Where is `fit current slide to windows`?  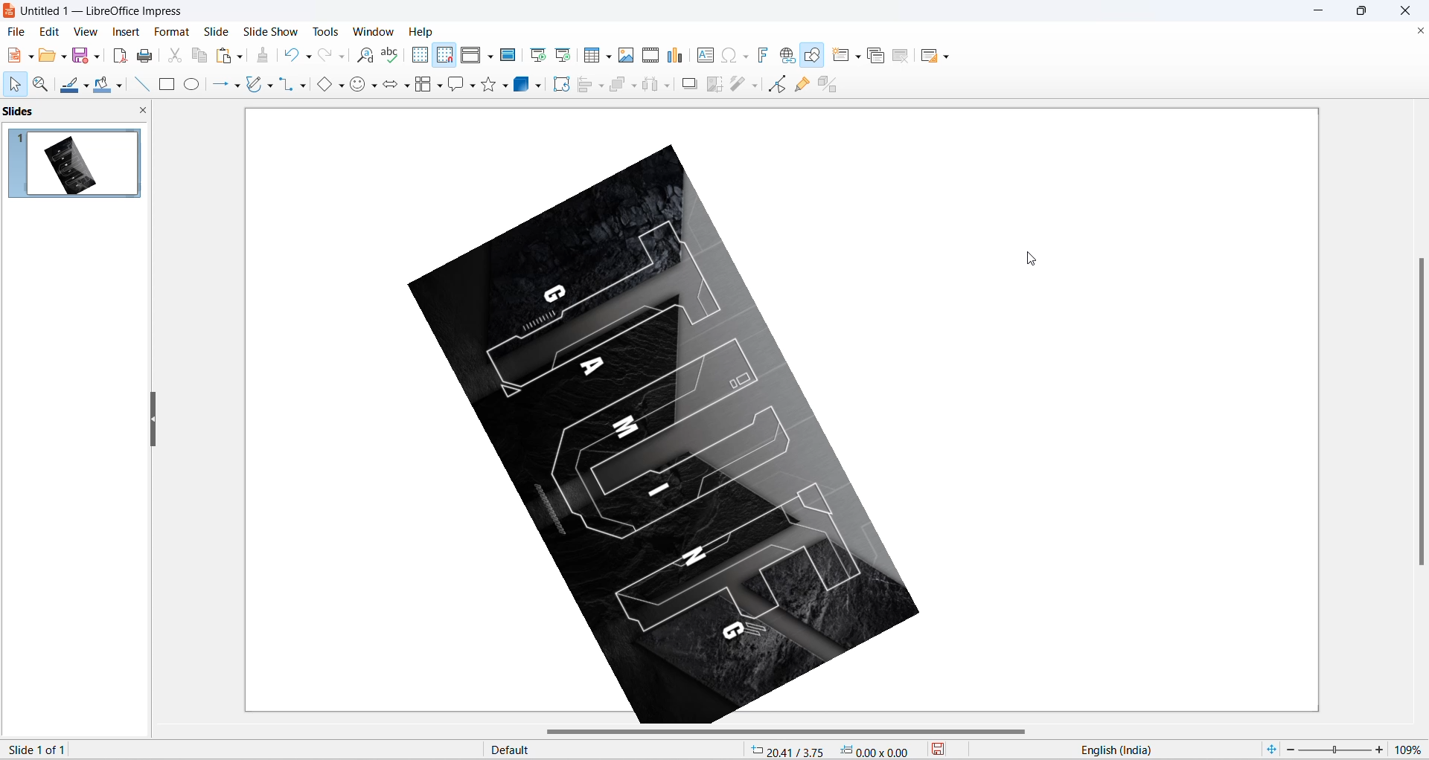 fit current slide to windows is located at coordinates (1270, 749).